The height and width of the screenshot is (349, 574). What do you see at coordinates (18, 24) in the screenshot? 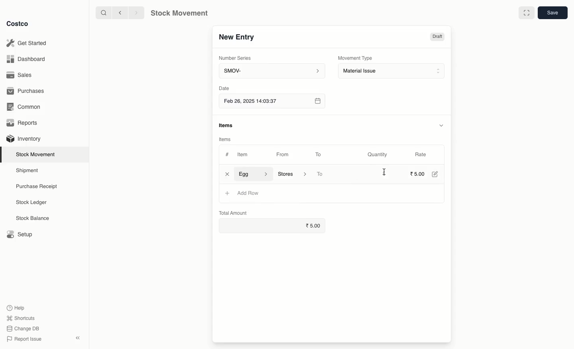
I see `Costco` at bounding box center [18, 24].